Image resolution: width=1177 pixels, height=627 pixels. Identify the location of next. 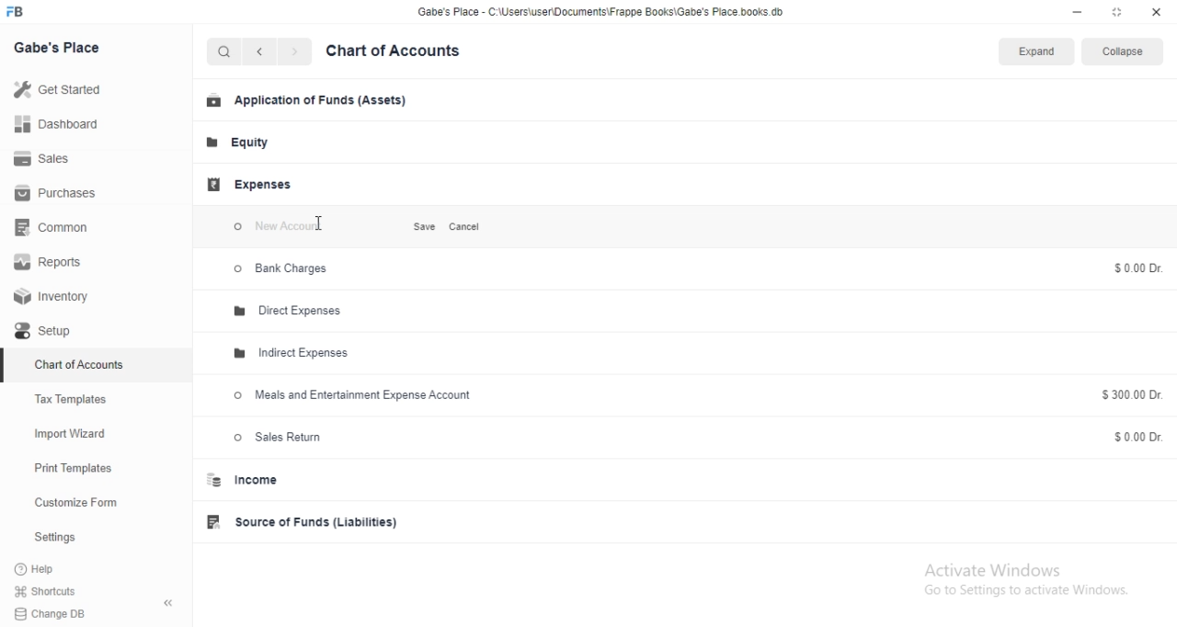
(301, 53).